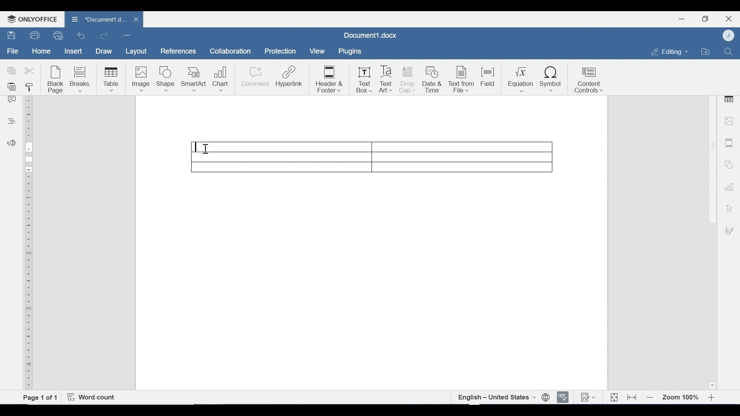 The width and height of the screenshot is (740, 416). I want to click on Page, so click(371, 283).